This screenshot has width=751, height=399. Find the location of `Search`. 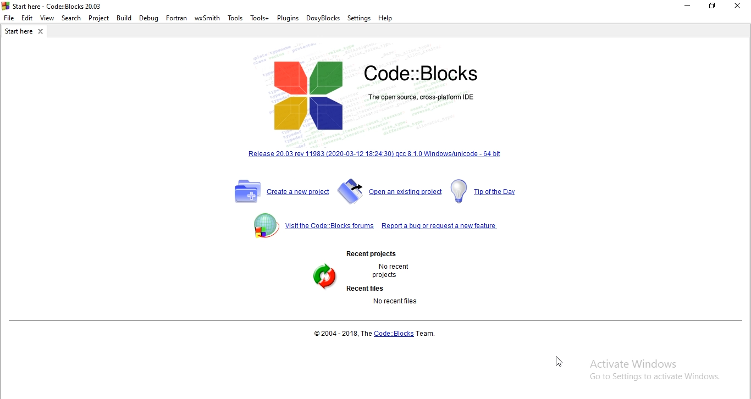

Search is located at coordinates (72, 19).